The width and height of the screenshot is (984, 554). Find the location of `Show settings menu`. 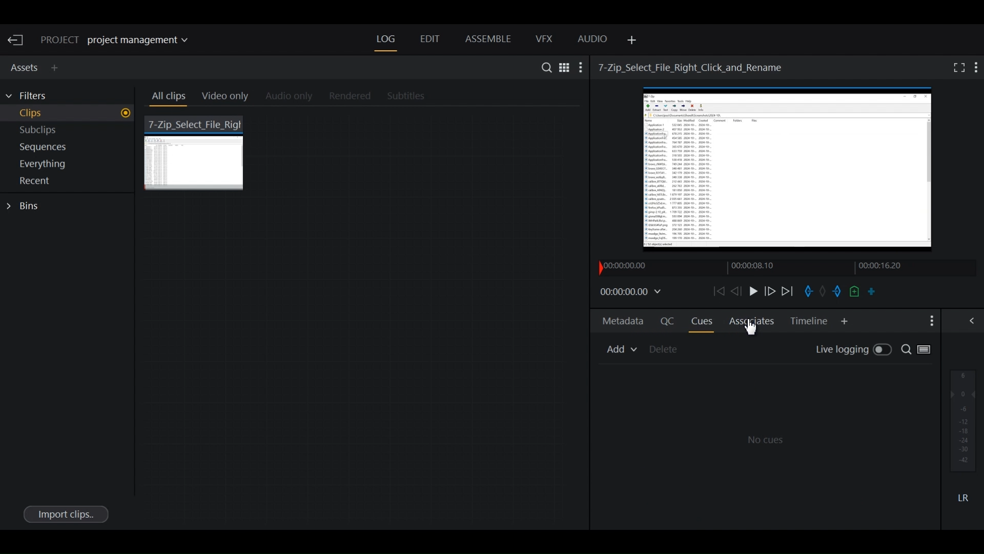

Show settings menu is located at coordinates (582, 67).